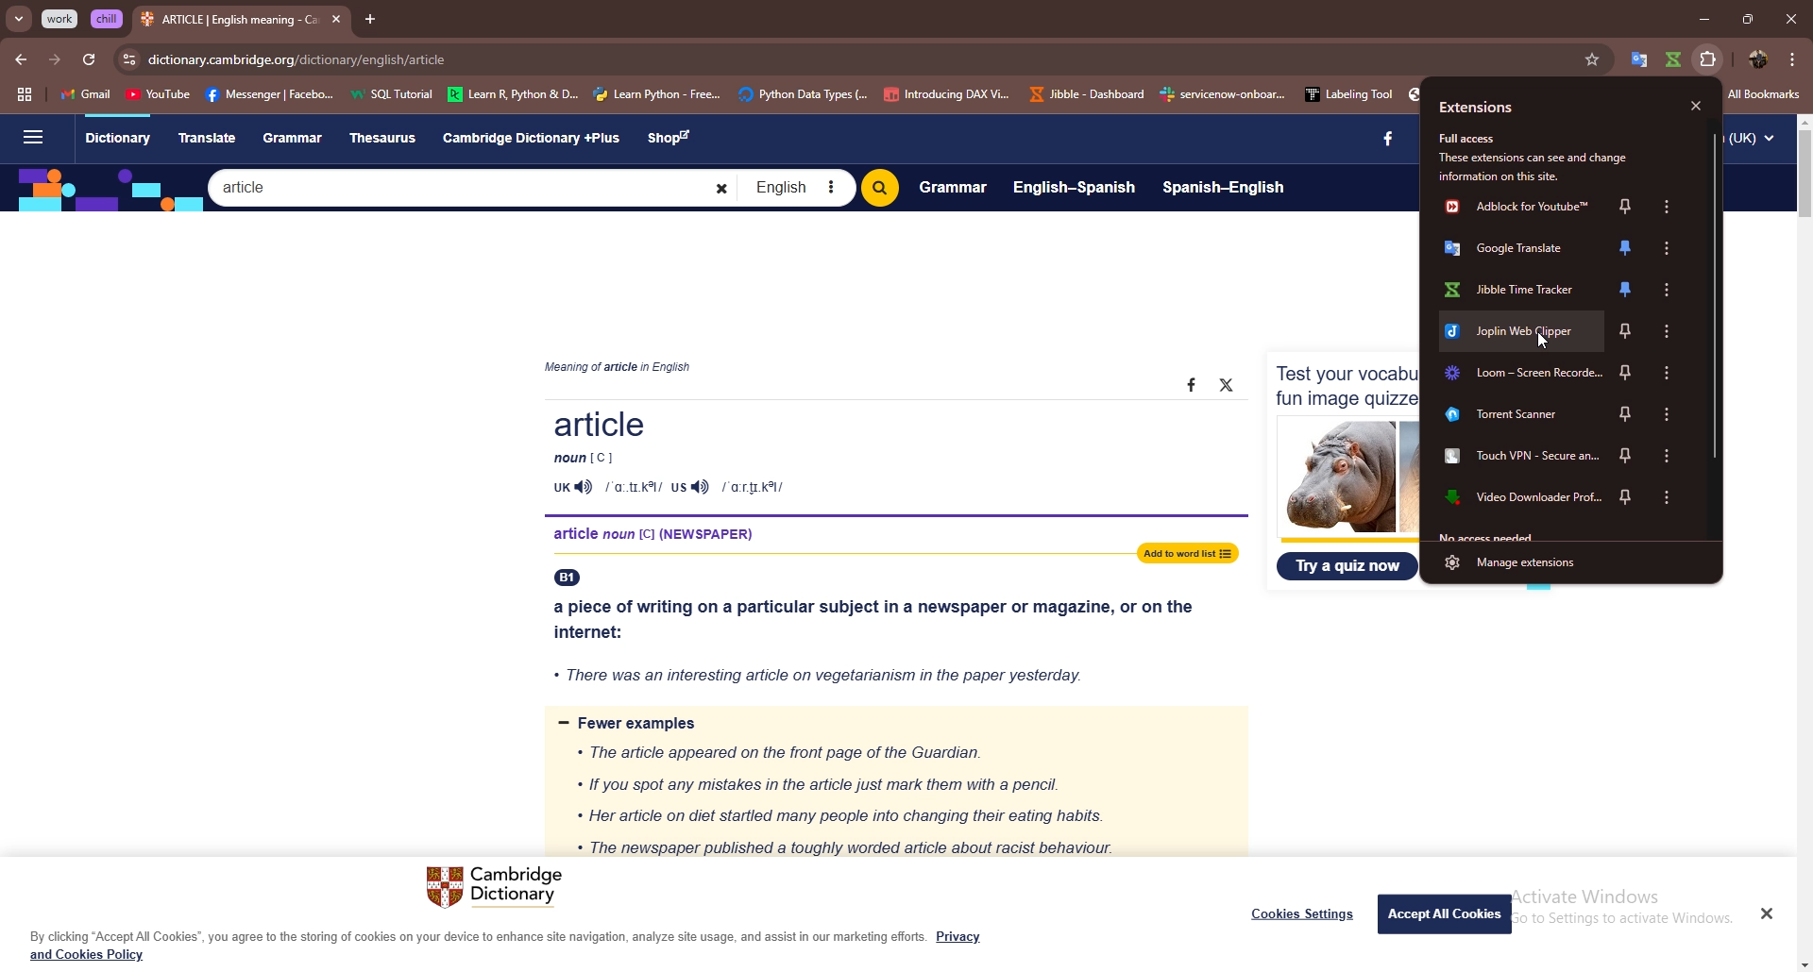 The width and height of the screenshot is (1813, 972). Describe the element at coordinates (1565, 561) in the screenshot. I see `manage extensions` at that location.